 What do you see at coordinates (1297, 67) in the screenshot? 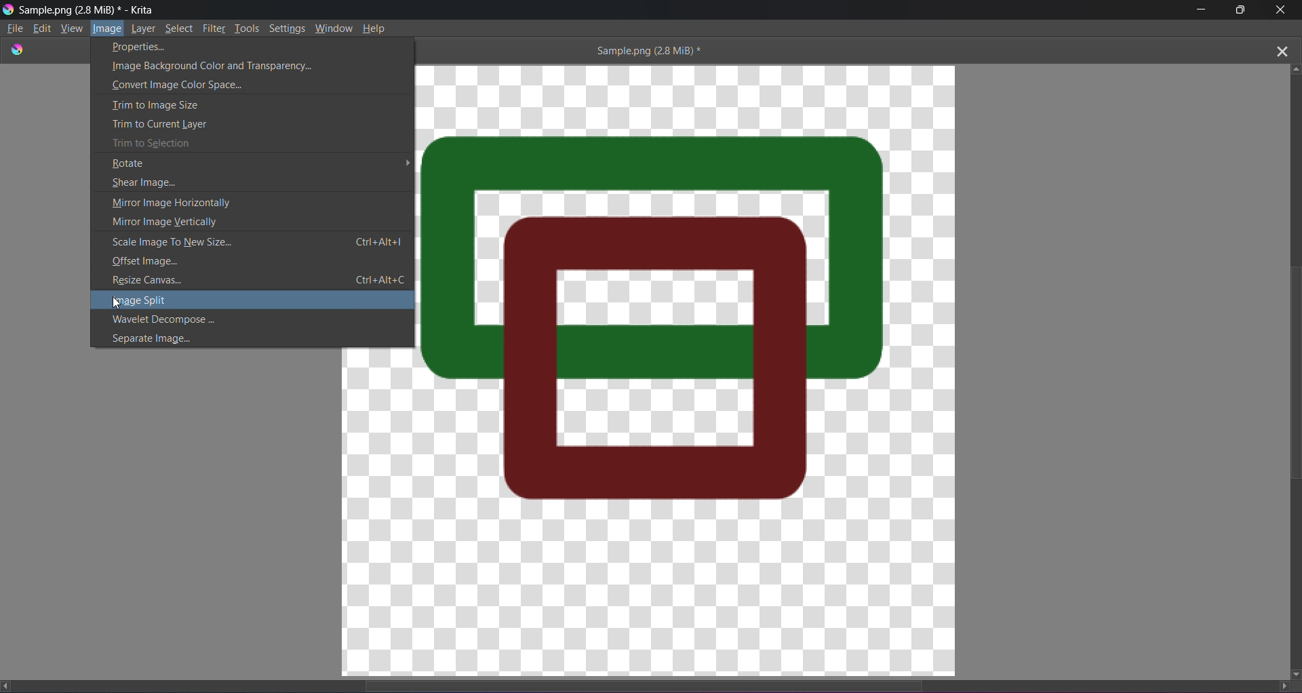
I see `Scroll up` at bounding box center [1297, 67].